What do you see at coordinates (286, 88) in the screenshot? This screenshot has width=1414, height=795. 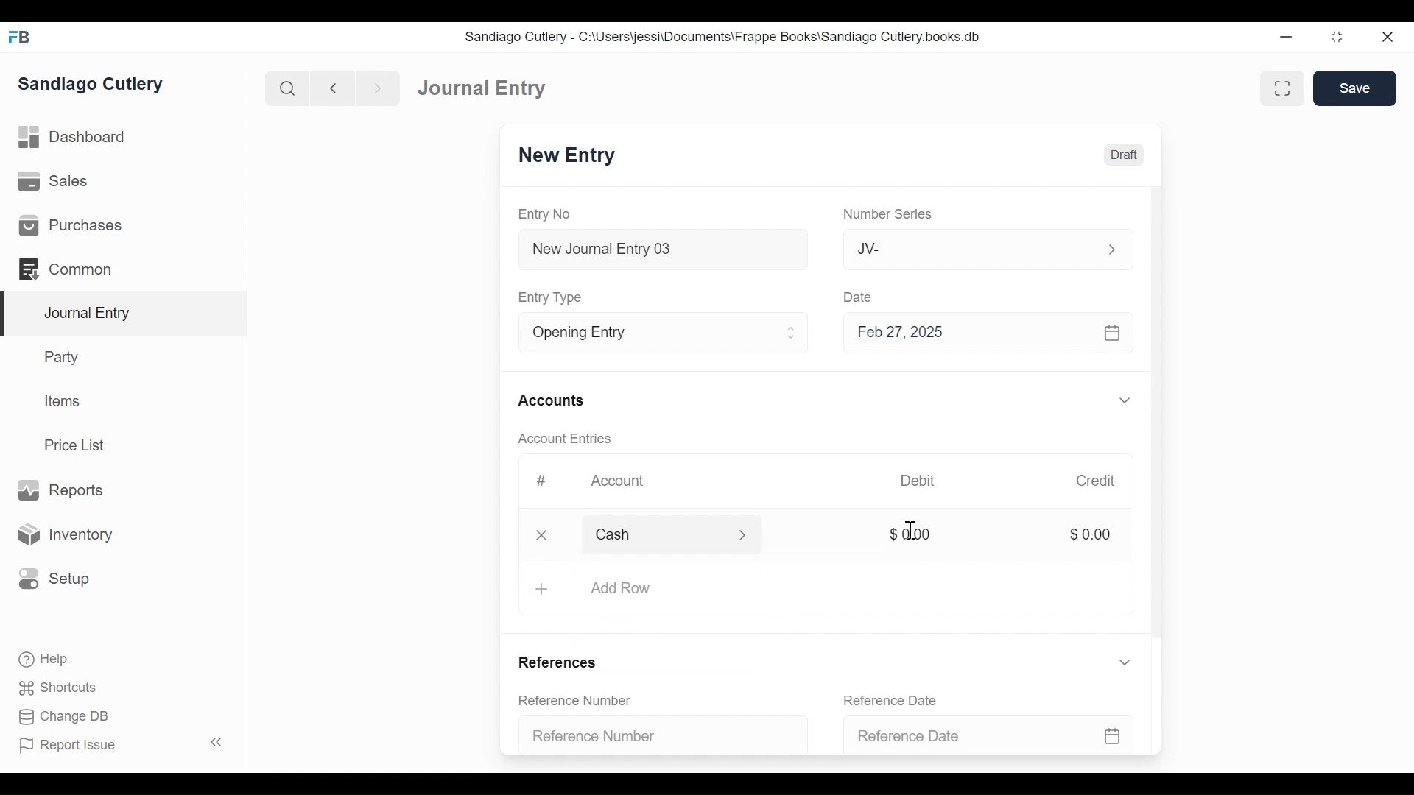 I see `Search` at bounding box center [286, 88].